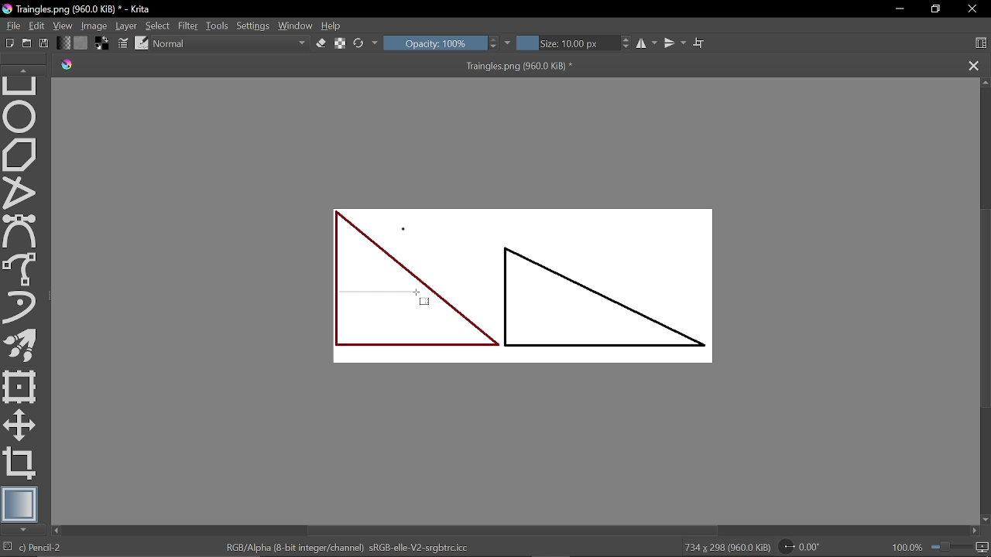 The width and height of the screenshot is (991, 557). I want to click on Vertical mirror, so click(675, 45).